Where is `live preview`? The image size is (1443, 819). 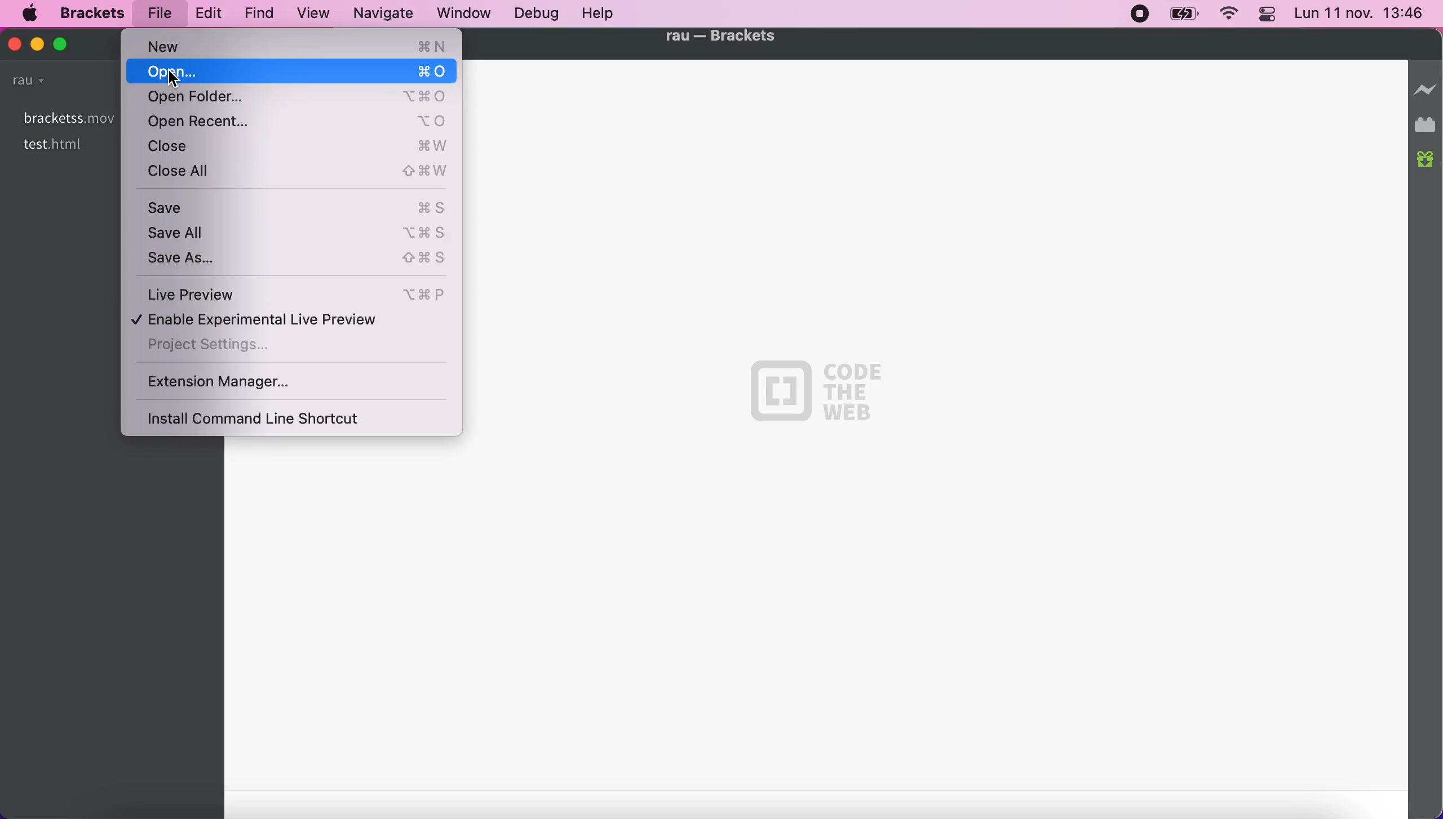 live preview is located at coordinates (298, 295).